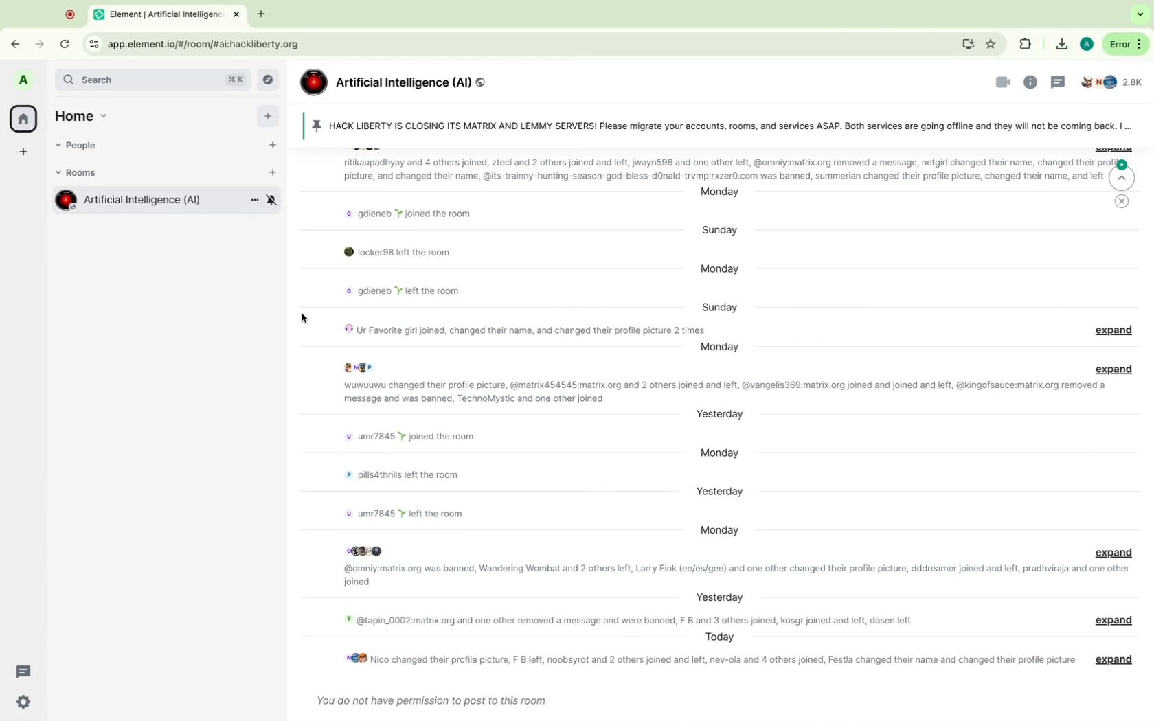 The image size is (1154, 721). Describe the element at coordinates (721, 414) in the screenshot. I see `day` at that location.